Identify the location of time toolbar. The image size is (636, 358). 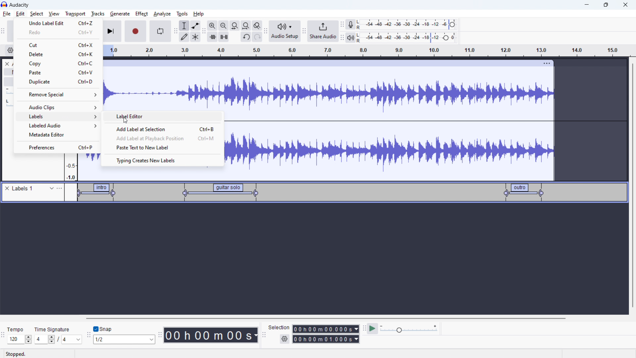
(160, 336).